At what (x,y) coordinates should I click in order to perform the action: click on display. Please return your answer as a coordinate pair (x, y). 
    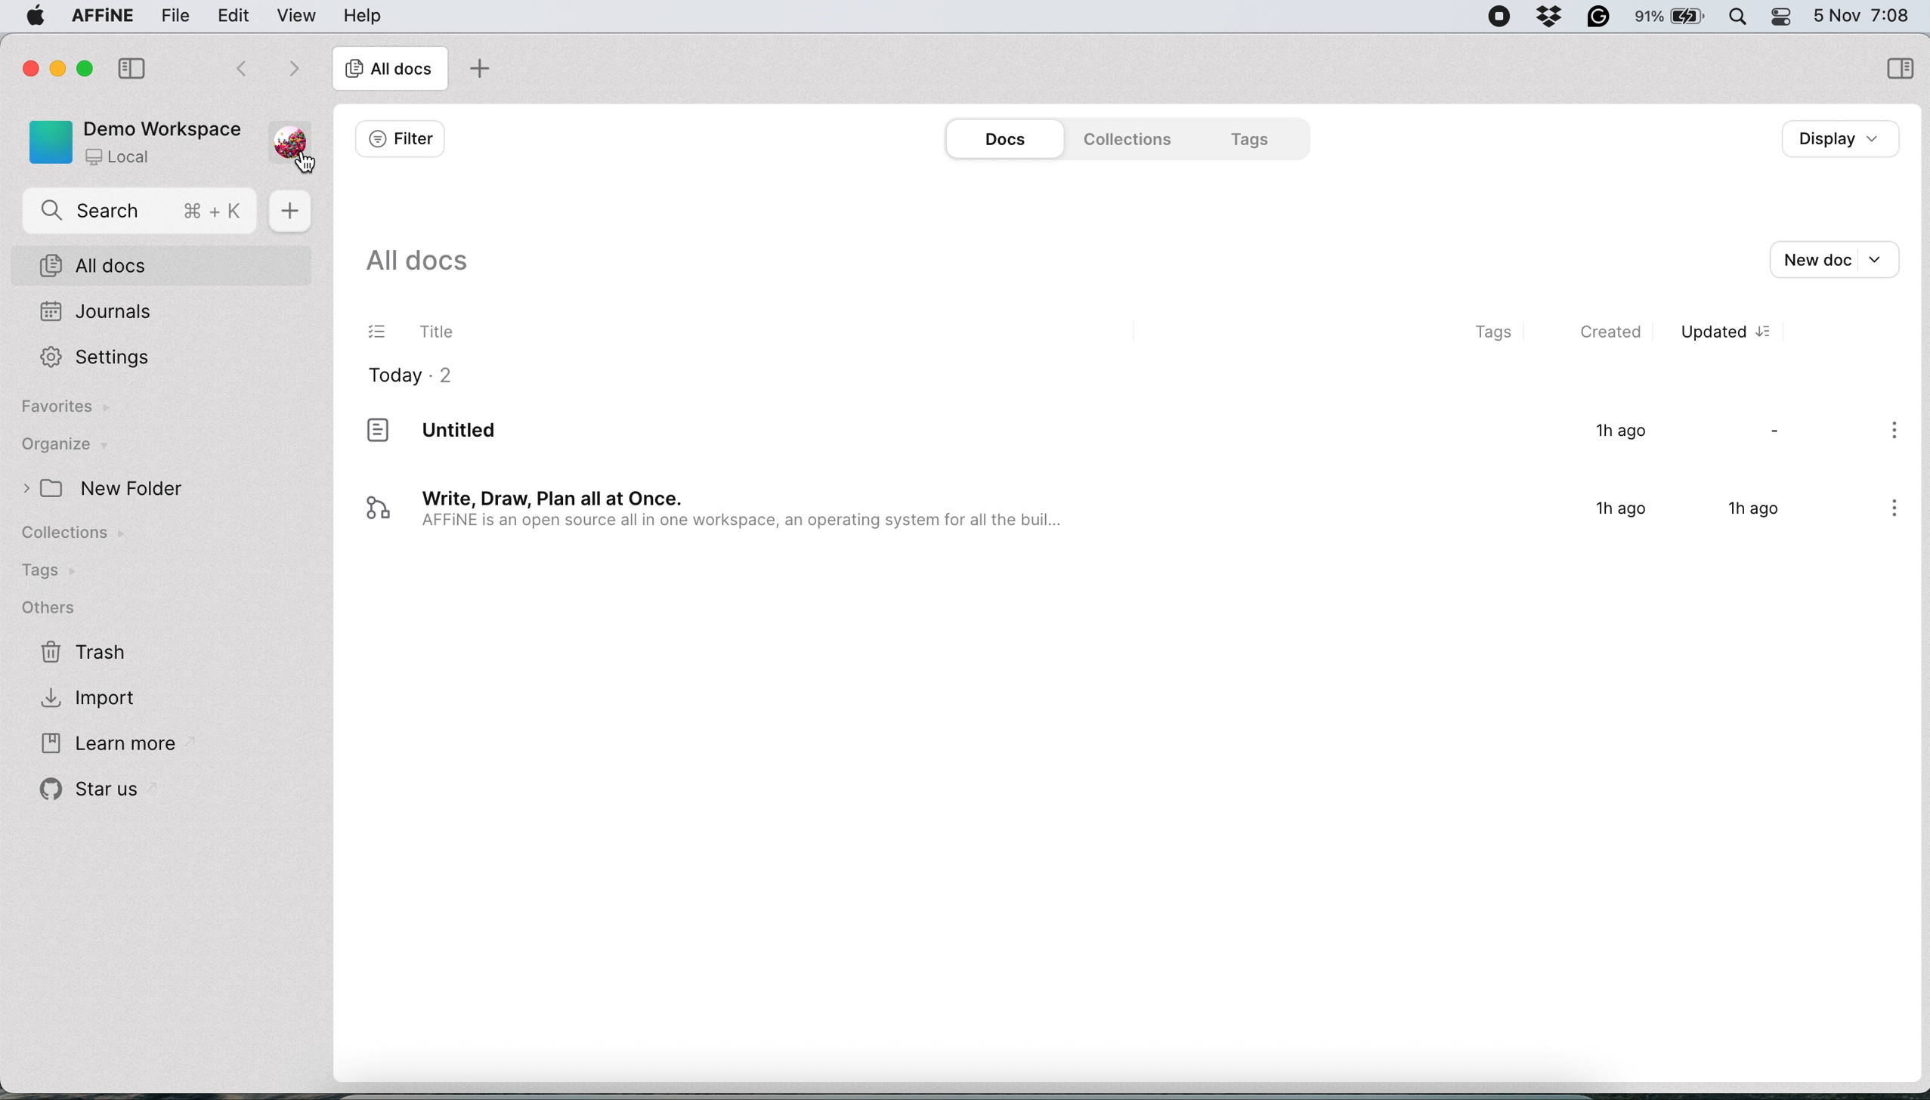
    Looking at the image, I should click on (1835, 138).